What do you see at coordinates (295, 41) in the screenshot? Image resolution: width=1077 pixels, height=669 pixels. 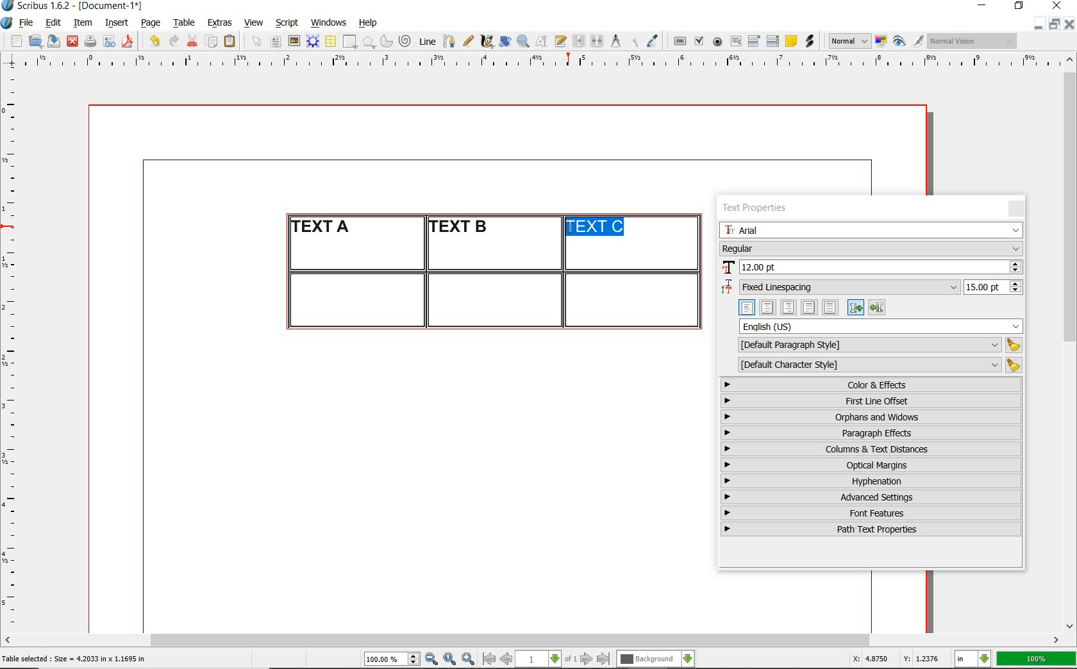 I see `image frame` at bounding box center [295, 41].